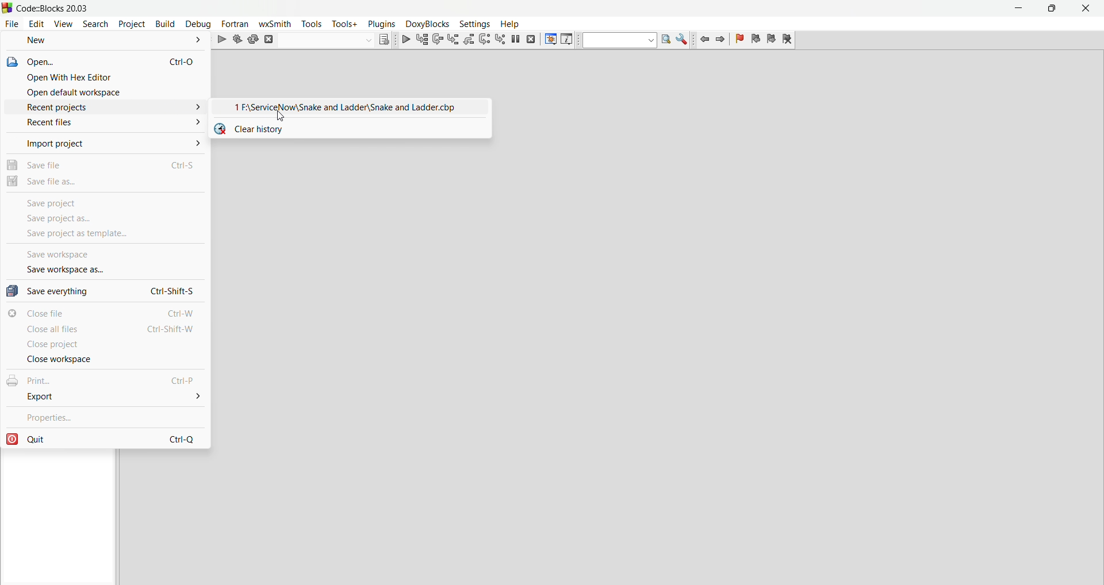  I want to click on plugins, so click(379, 24).